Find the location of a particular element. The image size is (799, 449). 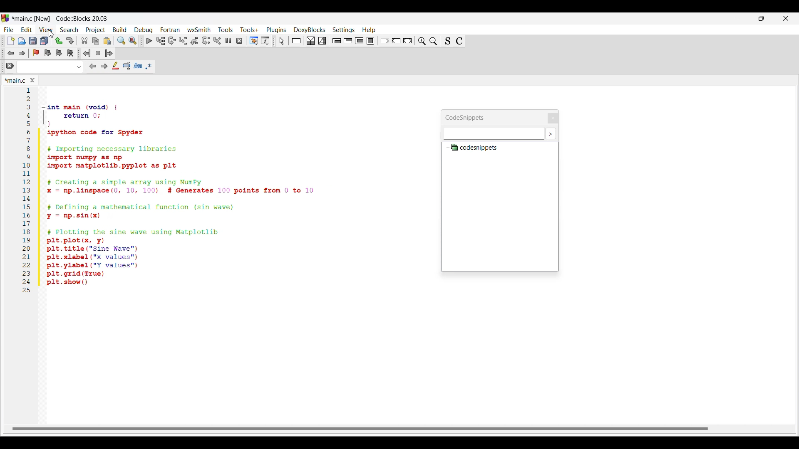

Select is located at coordinates (282, 41).